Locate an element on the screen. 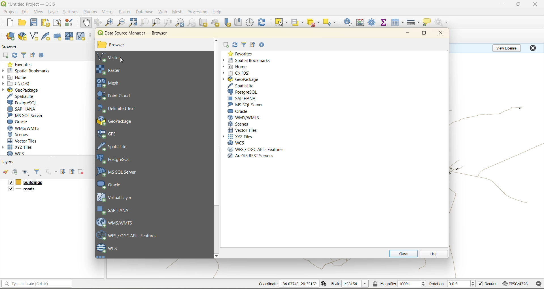 Image resolution: width=544 pixels, height=289 pixels. layer is located at coordinates (52, 12).